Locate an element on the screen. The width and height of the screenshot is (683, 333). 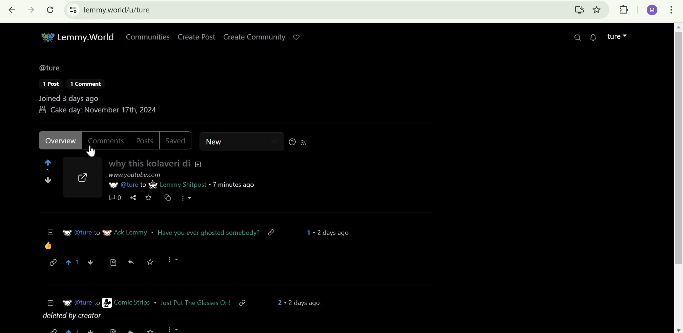
downvote is located at coordinates (48, 180).